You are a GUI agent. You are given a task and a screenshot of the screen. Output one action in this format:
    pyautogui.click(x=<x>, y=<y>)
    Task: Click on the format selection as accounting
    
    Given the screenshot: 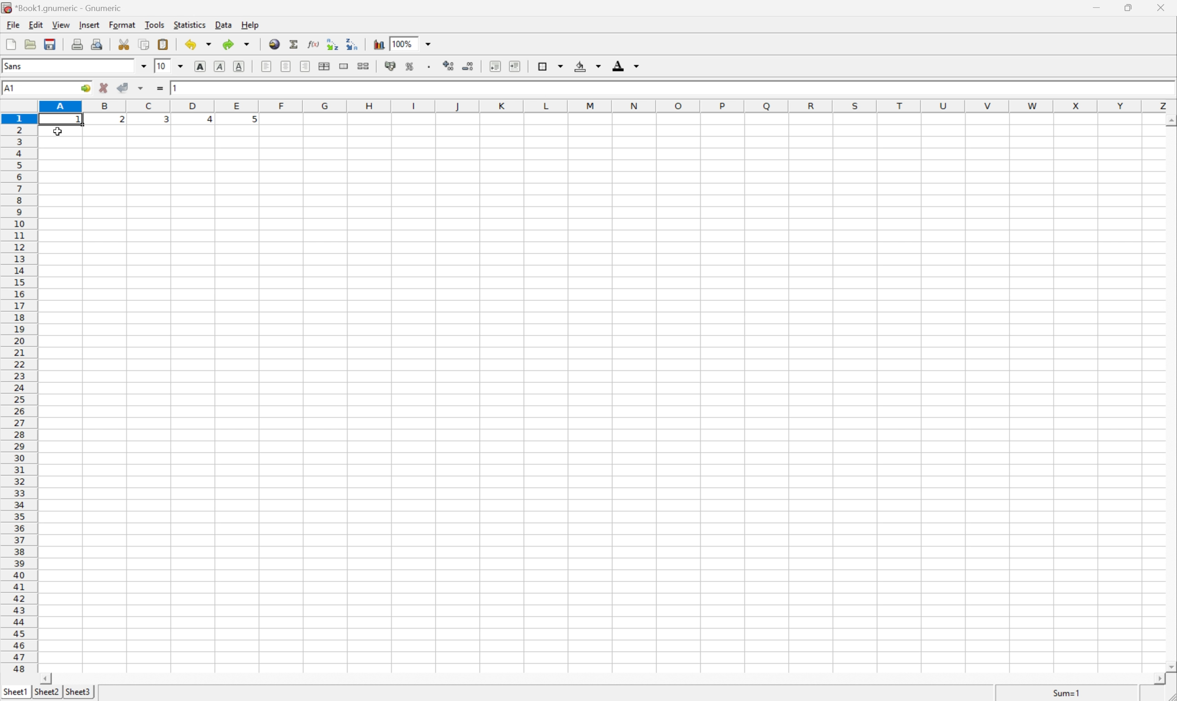 What is the action you would take?
    pyautogui.click(x=389, y=66)
    